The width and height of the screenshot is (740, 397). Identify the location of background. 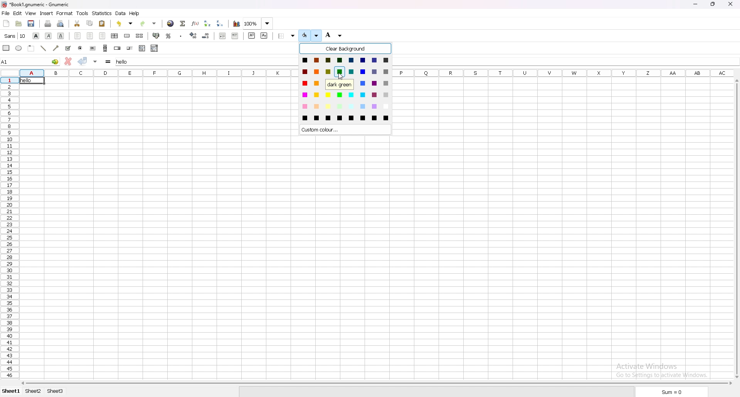
(335, 36).